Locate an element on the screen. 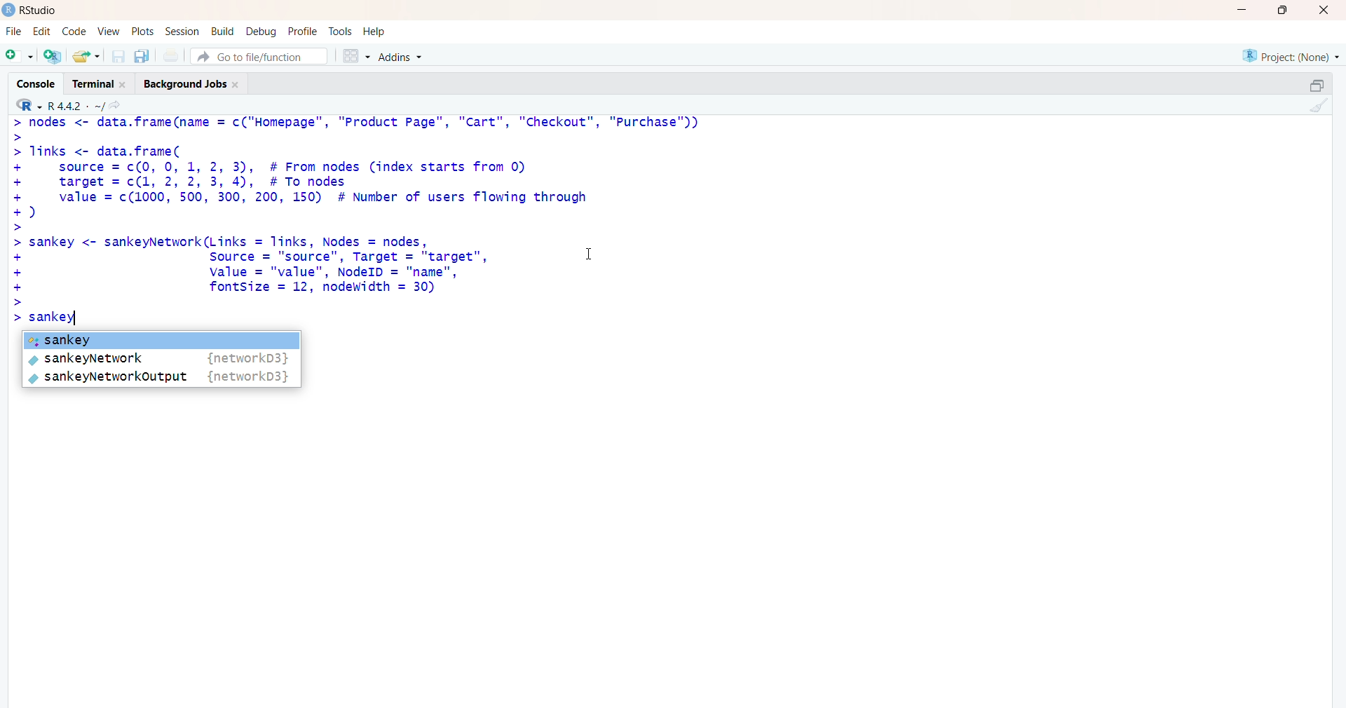  debug is located at coordinates (259, 32).